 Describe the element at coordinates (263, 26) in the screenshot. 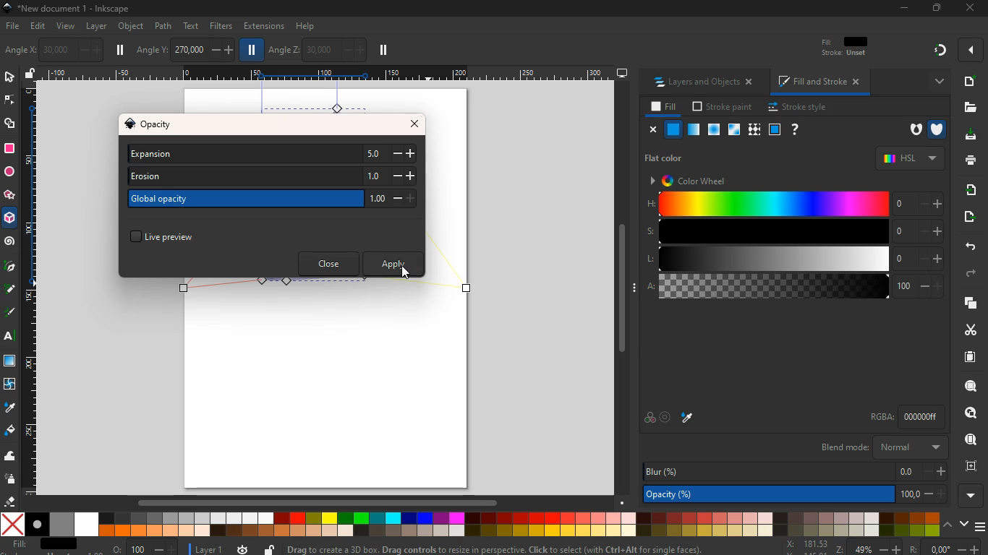

I see `extensions` at that location.